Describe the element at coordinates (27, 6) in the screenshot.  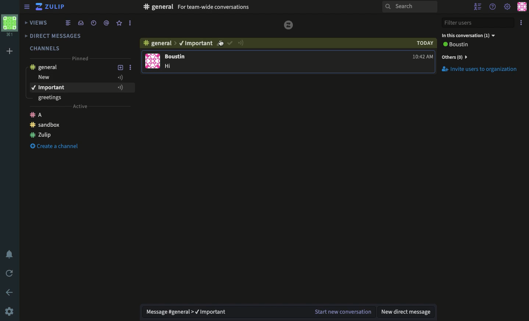
I see `Menu` at that location.